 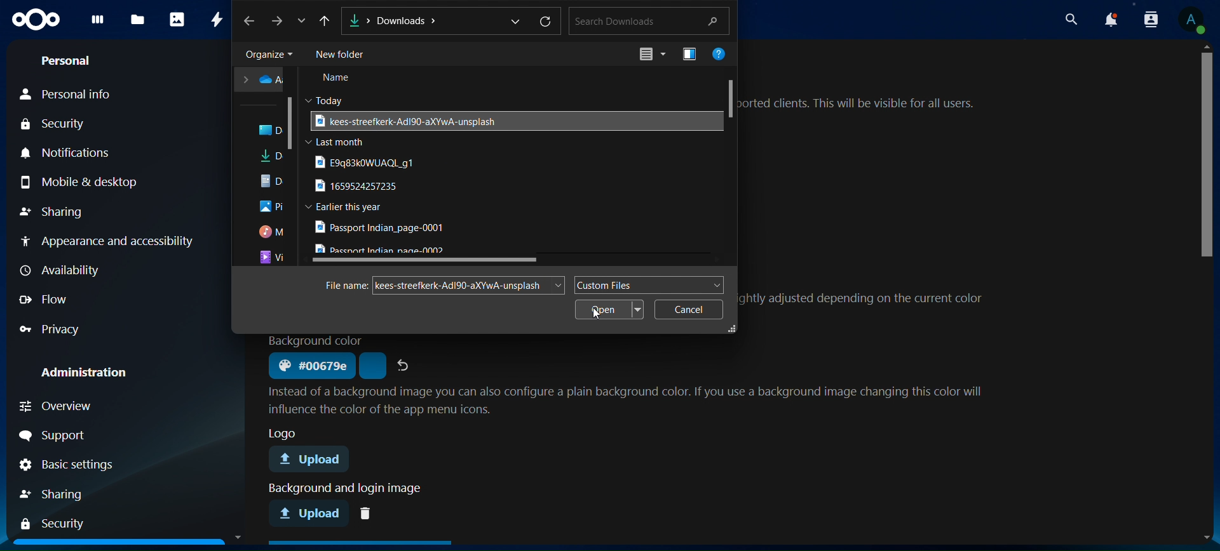 I want to click on folder, so click(x=261, y=80).